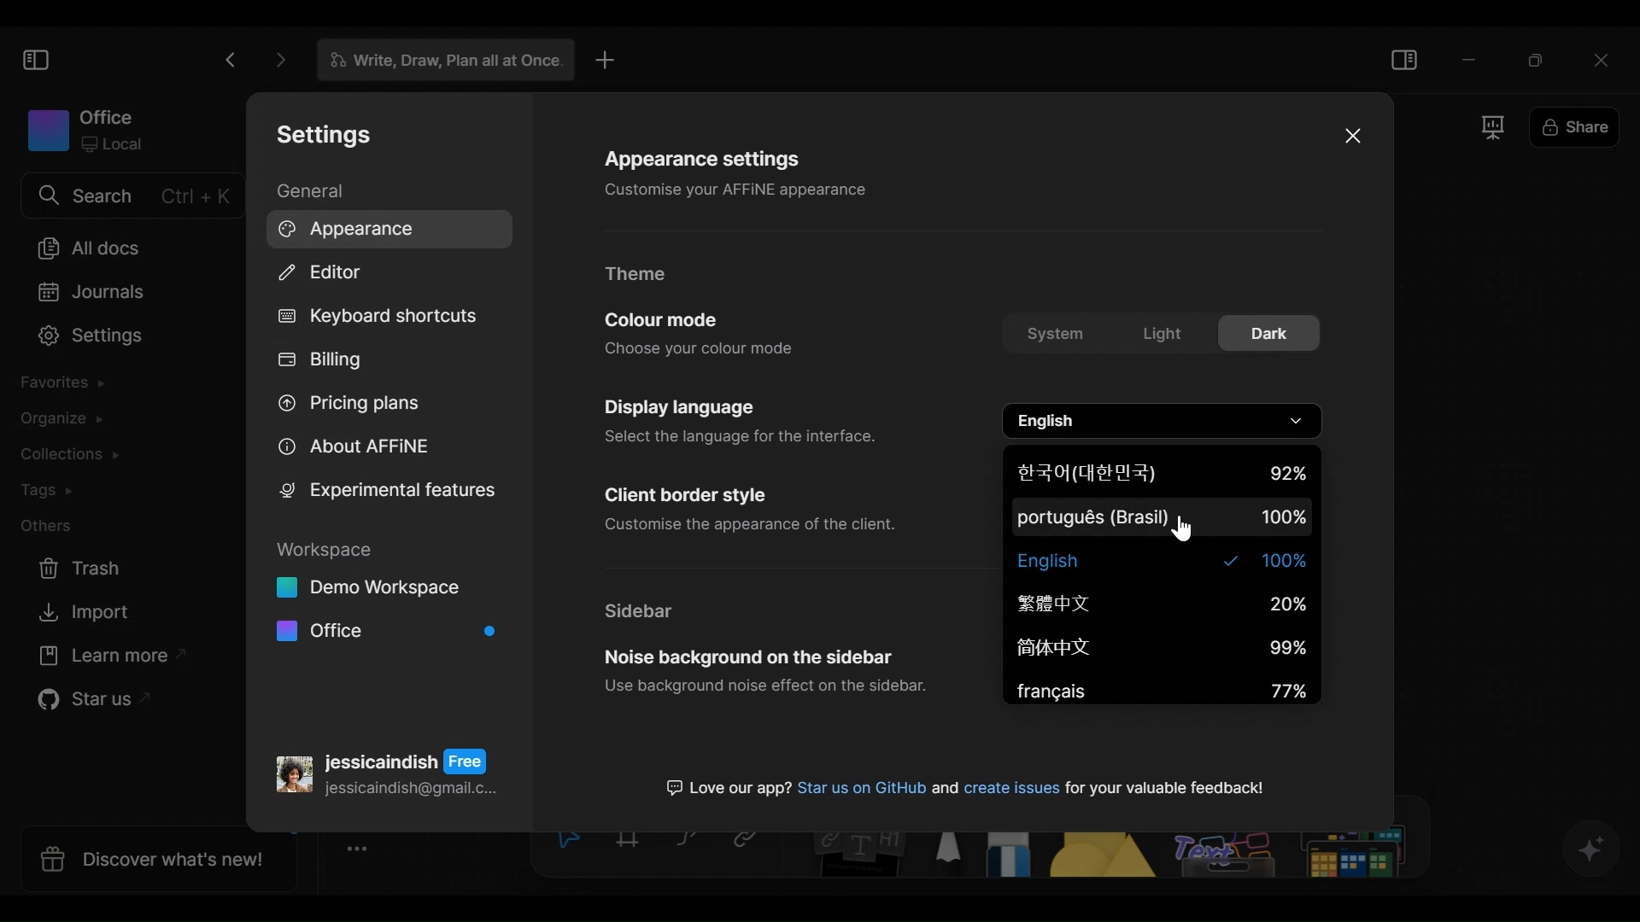 The width and height of the screenshot is (1640, 922). I want to click on Show/Hide Sidebar, so click(34, 59).